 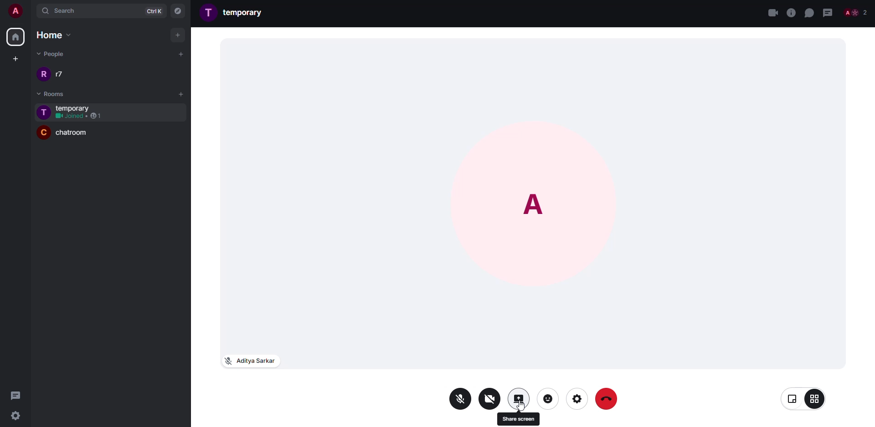 What do you see at coordinates (804, 398) in the screenshot?
I see `view change` at bounding box center [804, 398].